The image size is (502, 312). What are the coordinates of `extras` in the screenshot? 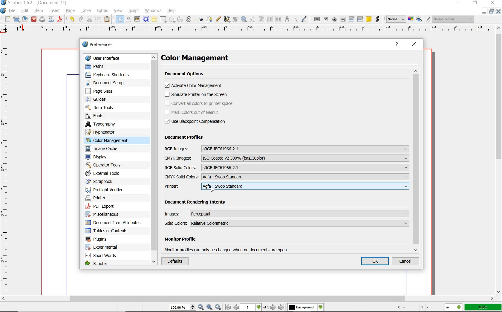 It's located at (103, 11).